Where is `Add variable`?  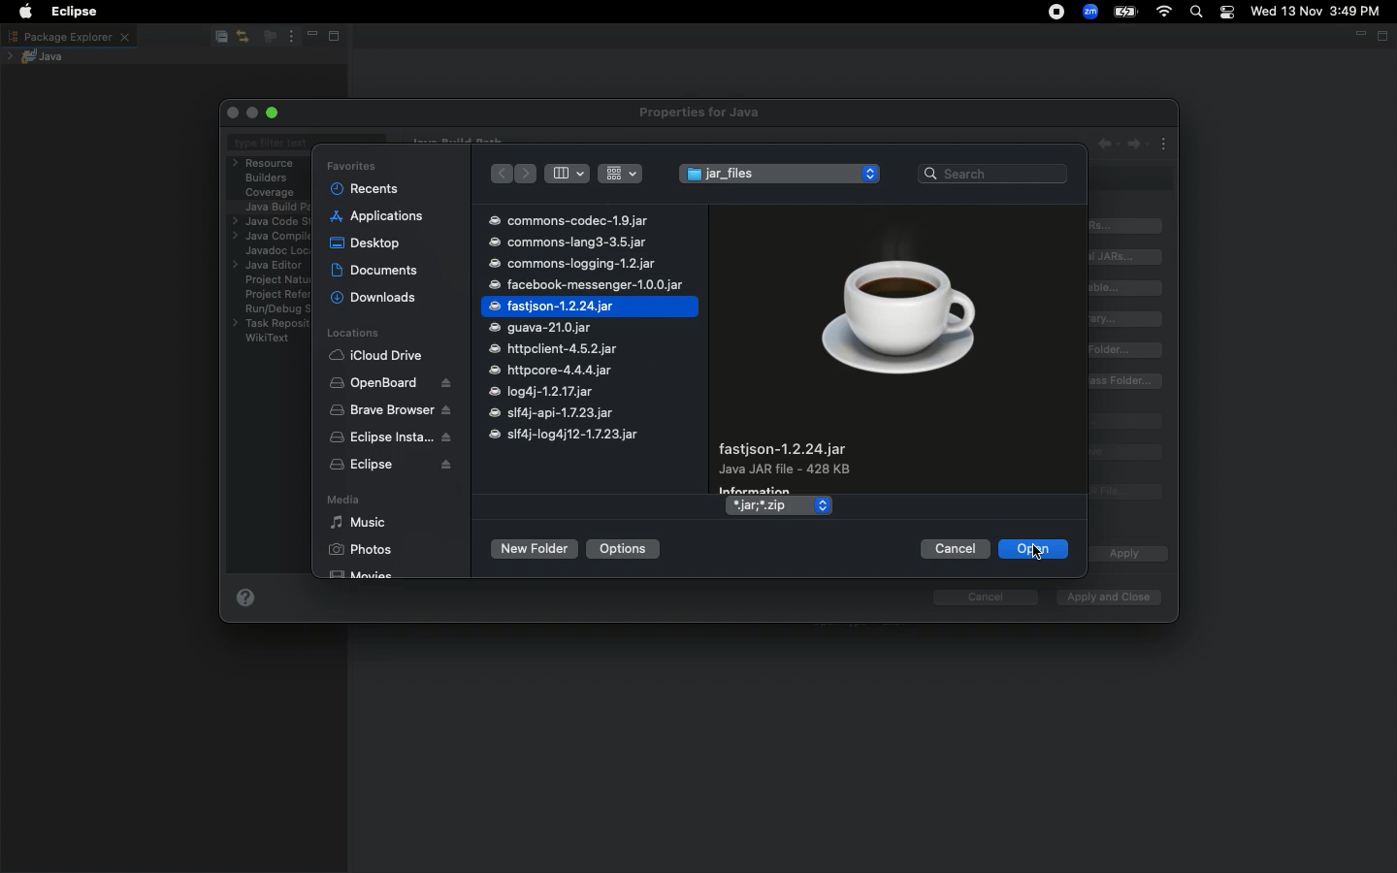
Add variable is located at coordinates (1129, 288).